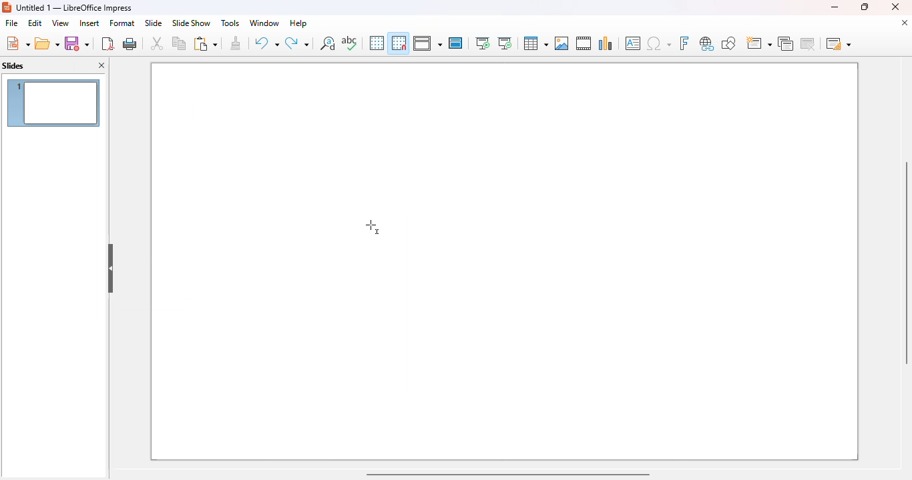 The height and width of the screenshot is (480, 912). I want to click on insert text box, so click(633, 43).